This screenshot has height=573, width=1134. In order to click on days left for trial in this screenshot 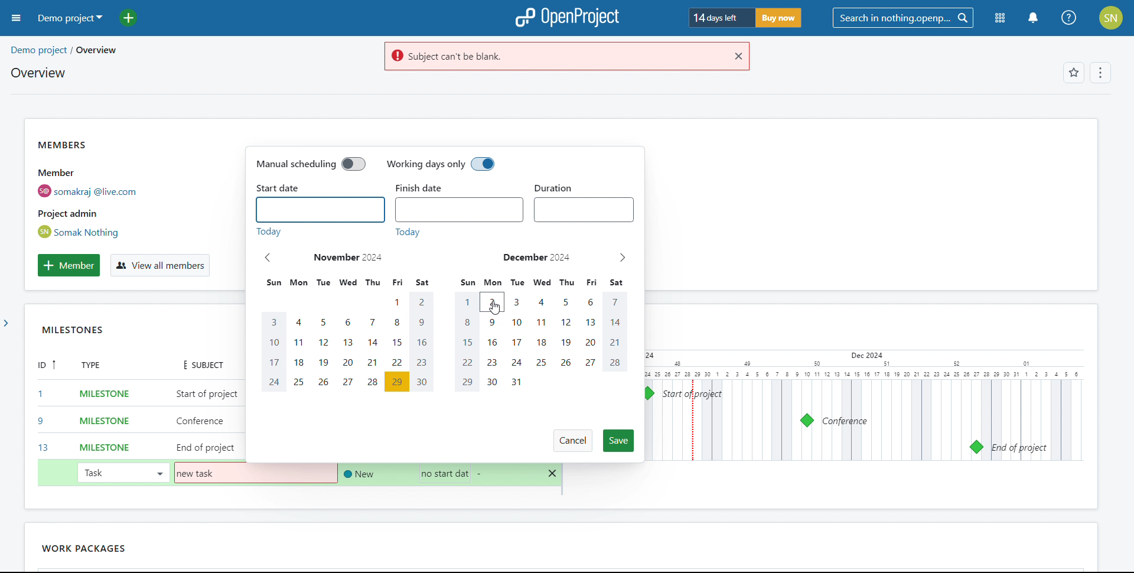, I will do `click(719, 18)`.